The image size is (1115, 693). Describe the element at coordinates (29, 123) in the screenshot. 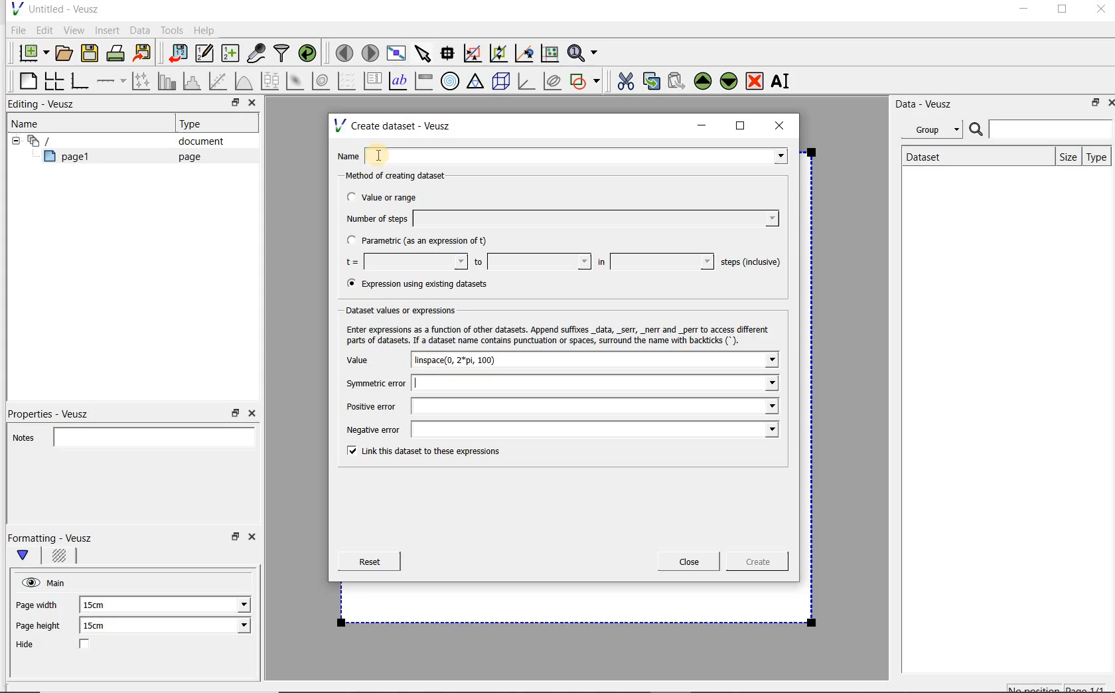

I see `Name` at that location.